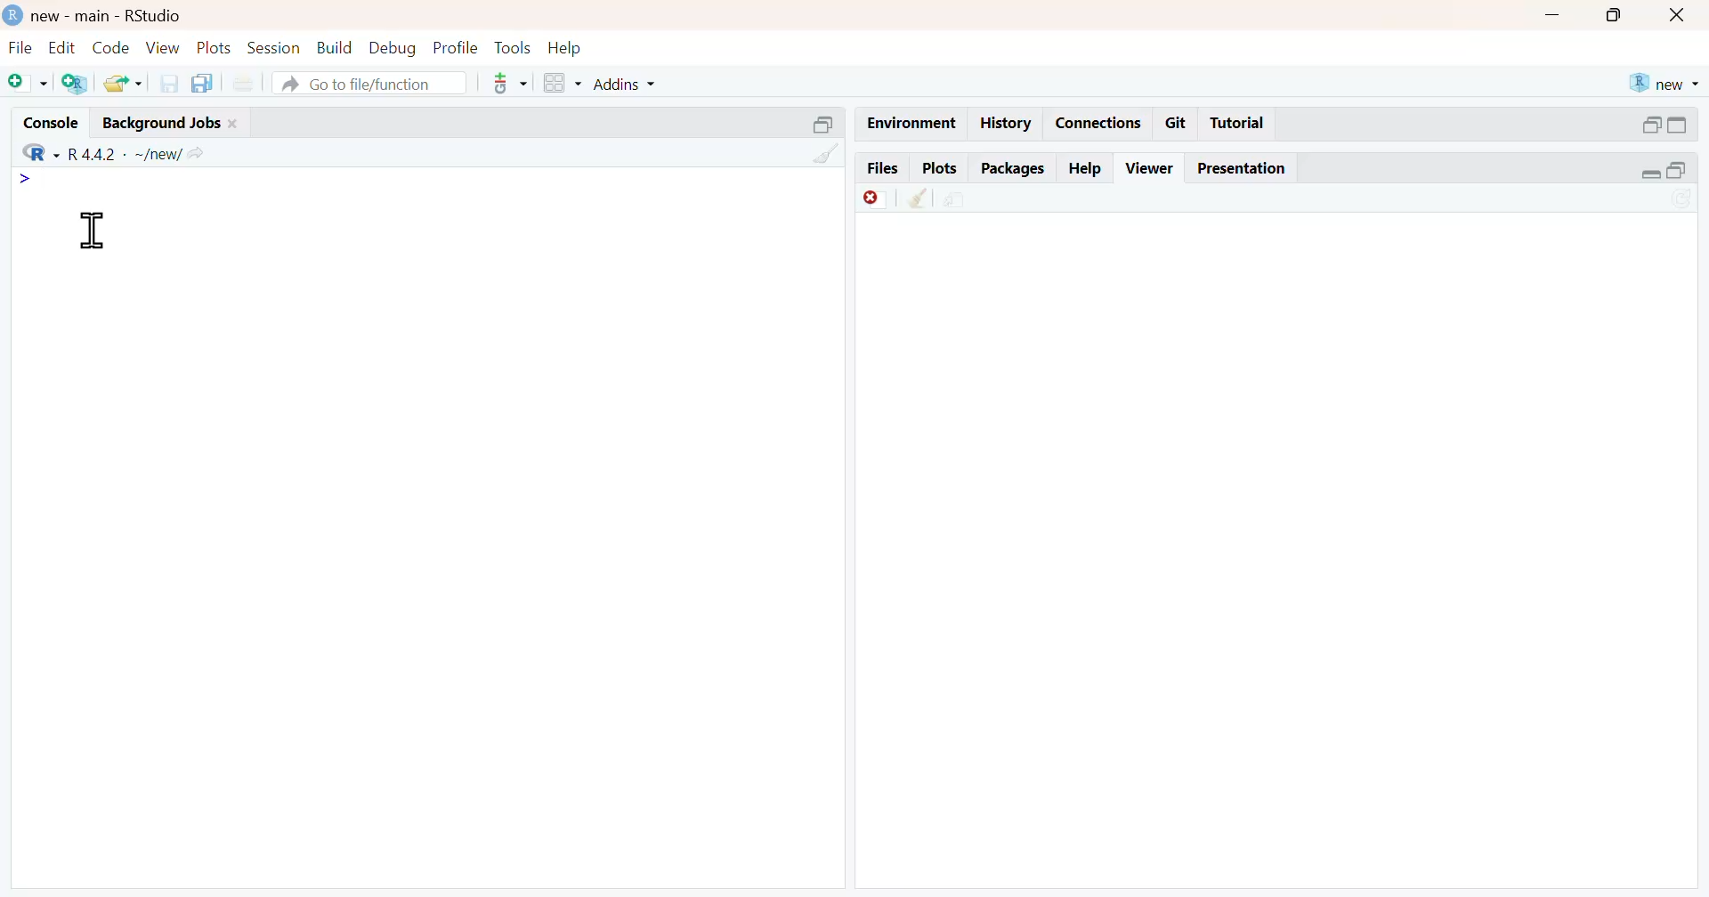  What do you see at coordinates (205, 84) in the screenshot?
I see `save all open documents` at bounding box center [205, 84].